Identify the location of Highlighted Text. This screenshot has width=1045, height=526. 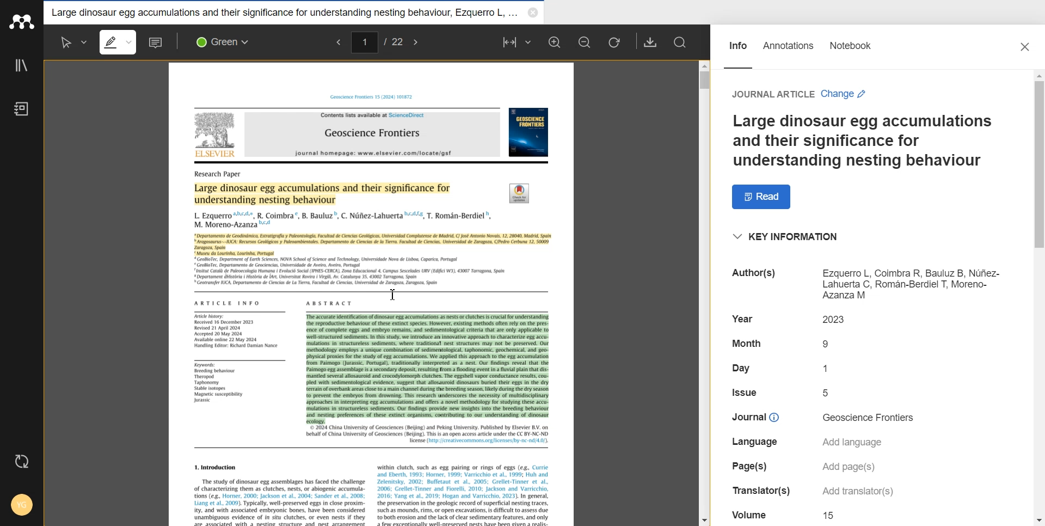
(373, 245).